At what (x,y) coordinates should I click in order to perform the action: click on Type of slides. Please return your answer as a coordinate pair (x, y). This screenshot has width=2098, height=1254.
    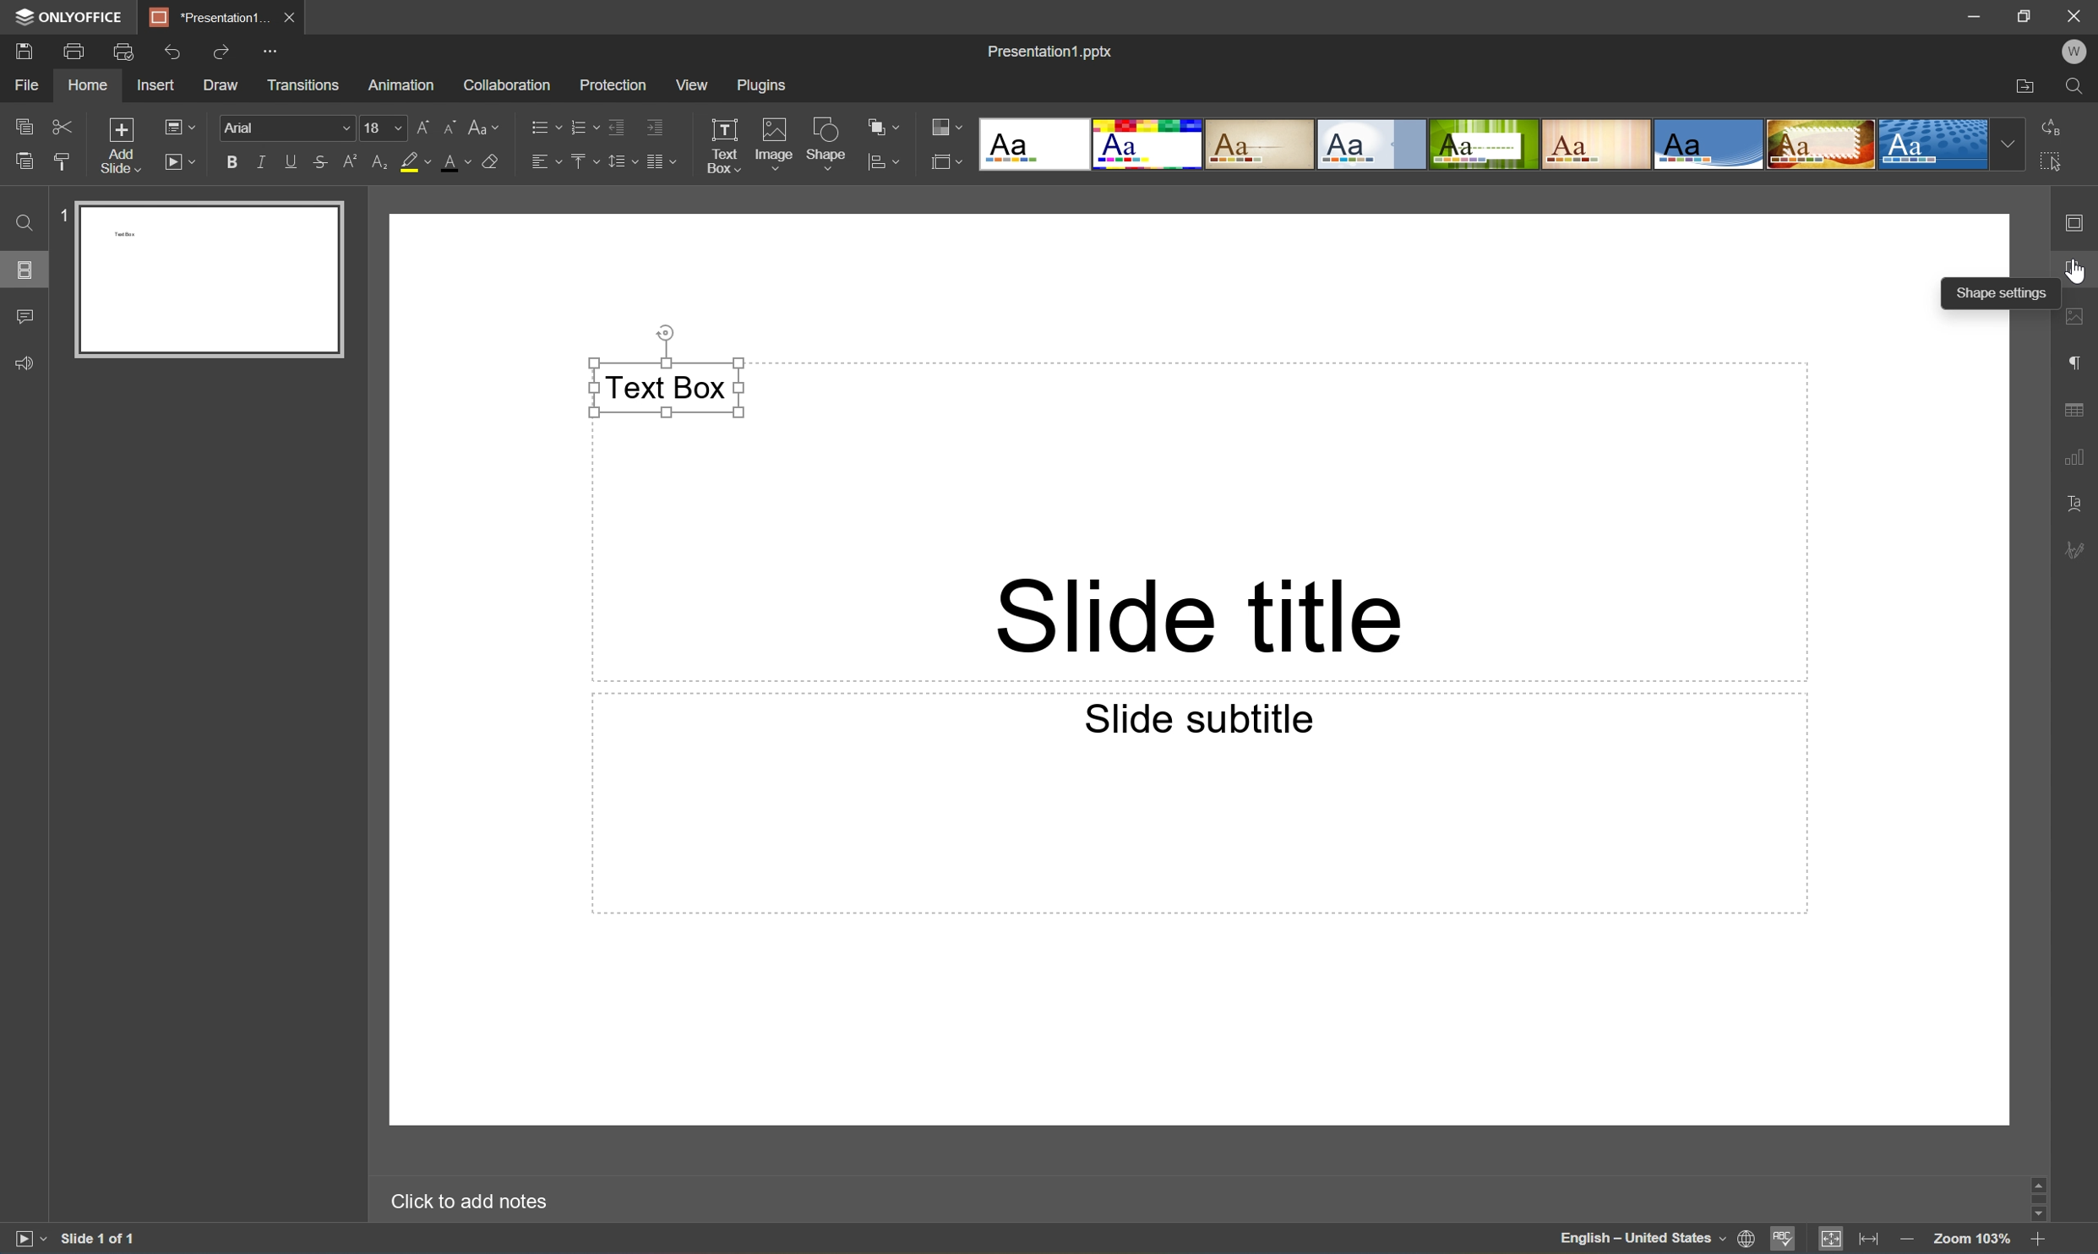
    Looking at the image, I should click on (1482, 145).